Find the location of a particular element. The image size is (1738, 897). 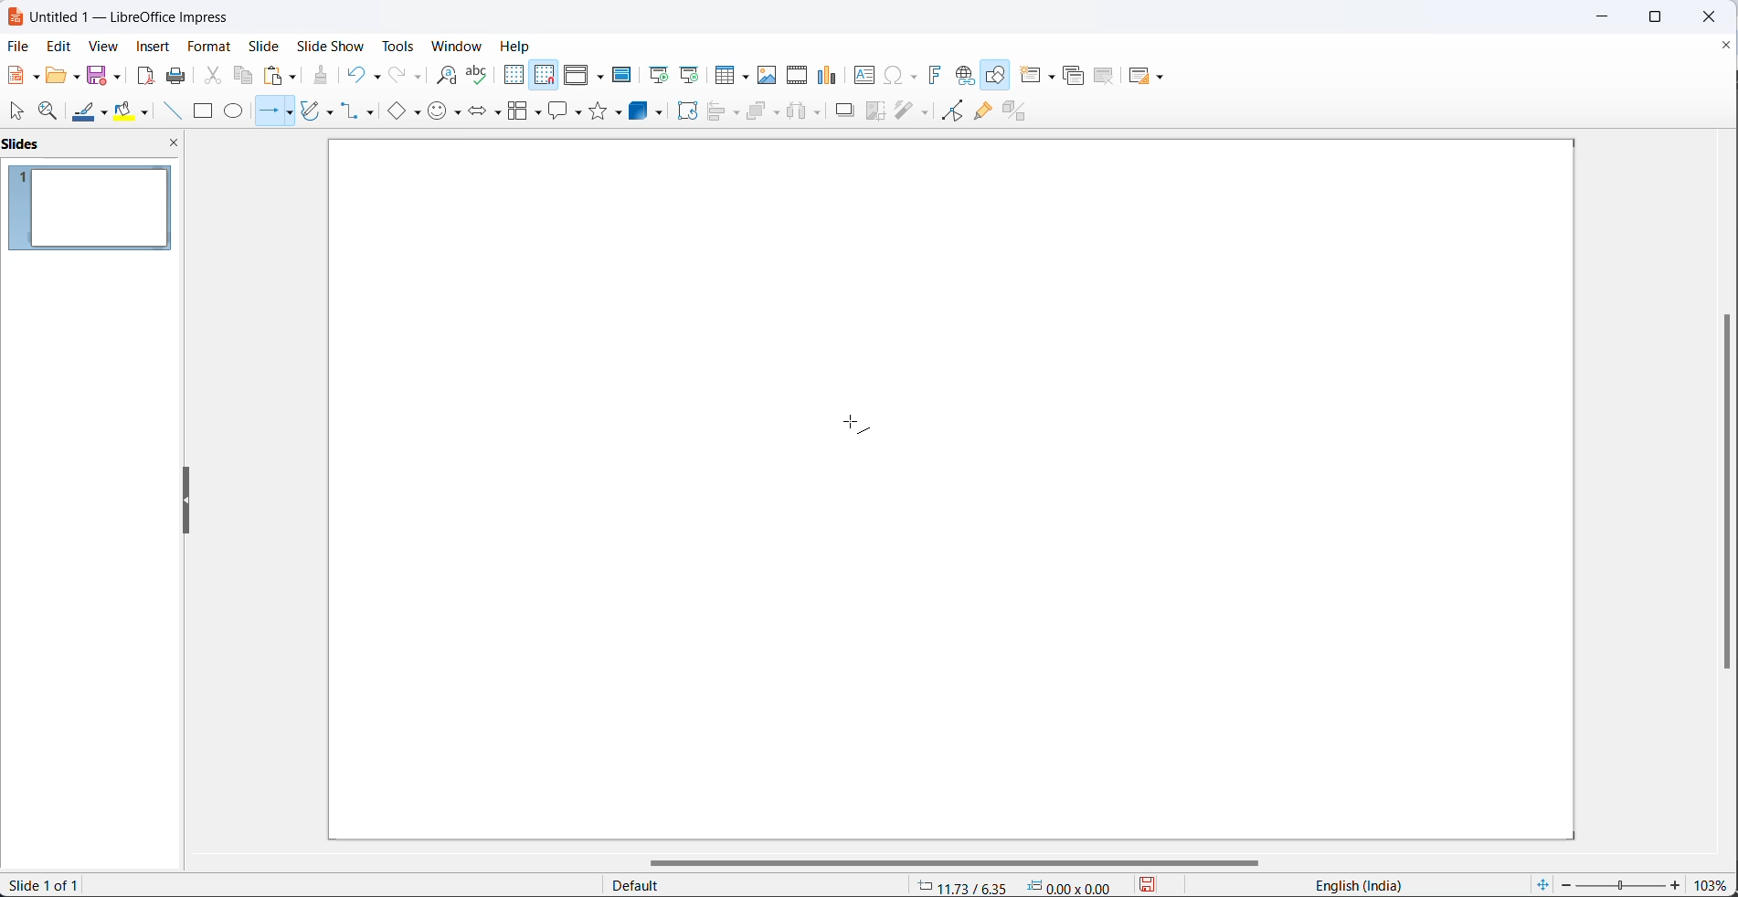

symbol shapes is located at coordinates (445, 114).